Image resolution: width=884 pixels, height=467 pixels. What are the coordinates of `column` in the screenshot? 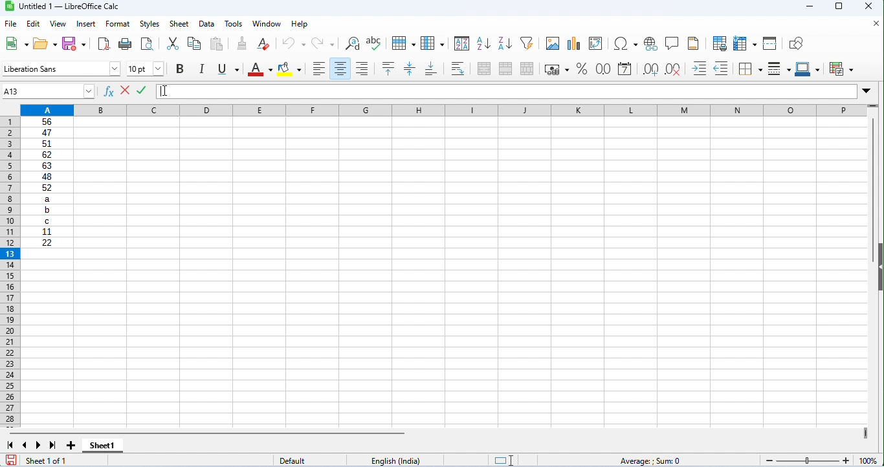 It's located at (432, 42).